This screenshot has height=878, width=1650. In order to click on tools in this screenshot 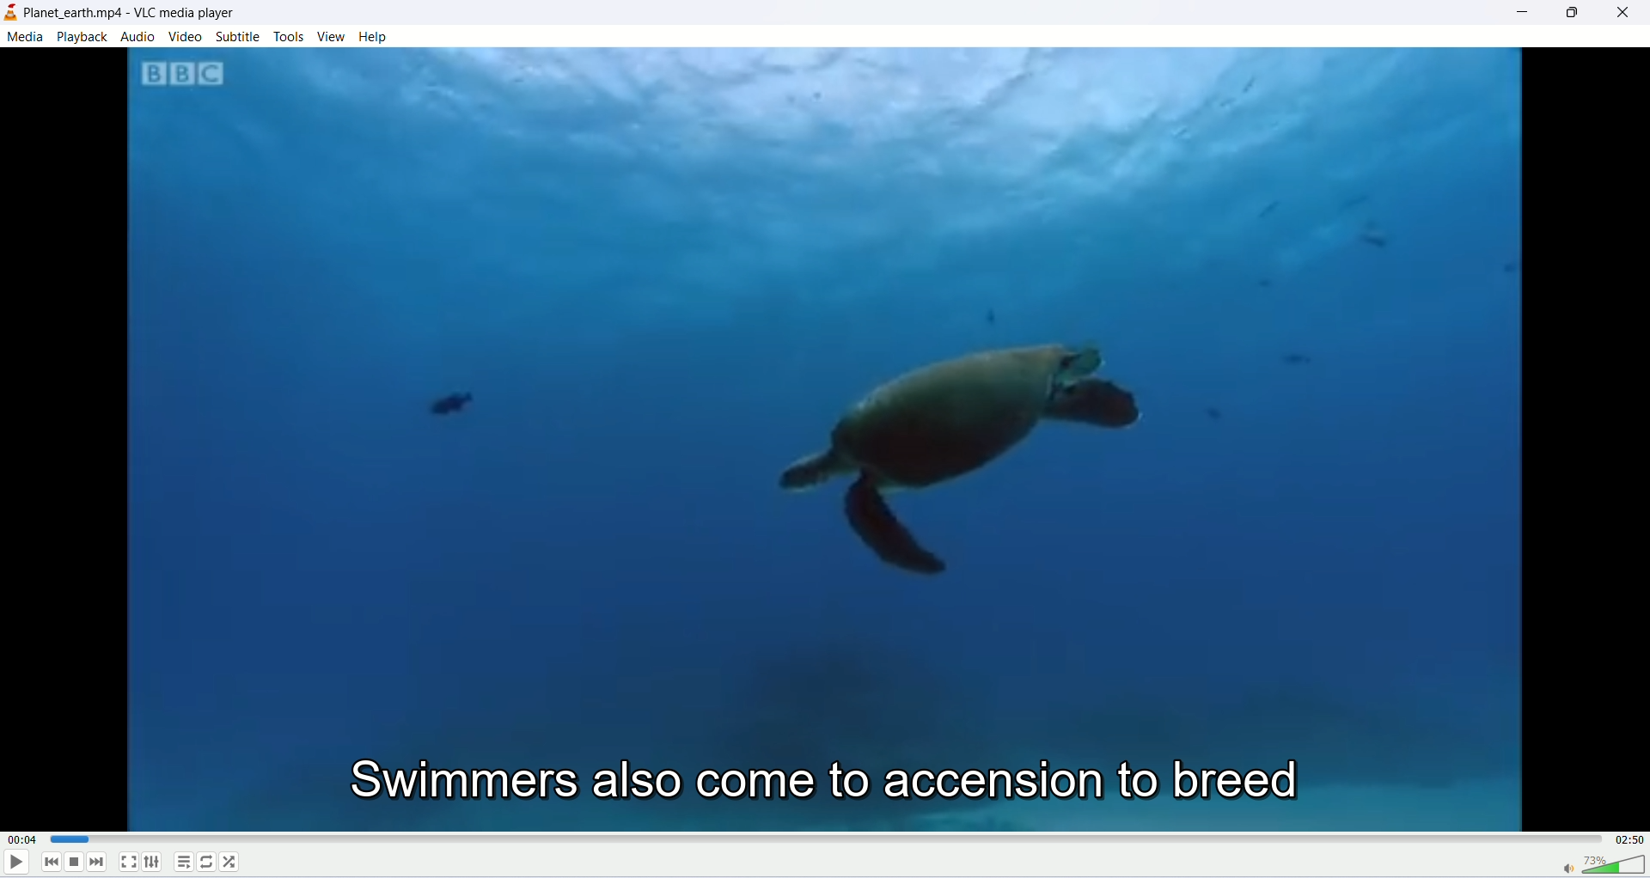, I will do `click(287, 35)`.